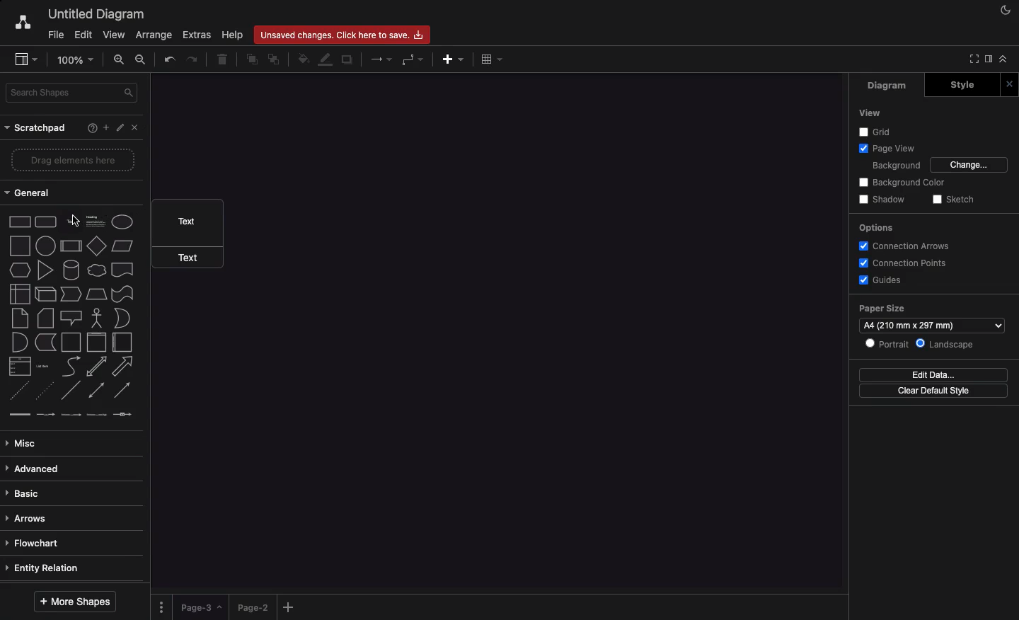 The width and height of the screenshot is (1019, 620). What do you see at coordinates (71, 270) in the screenshot?
I see `cylinder` at bounding box center [71, 270].